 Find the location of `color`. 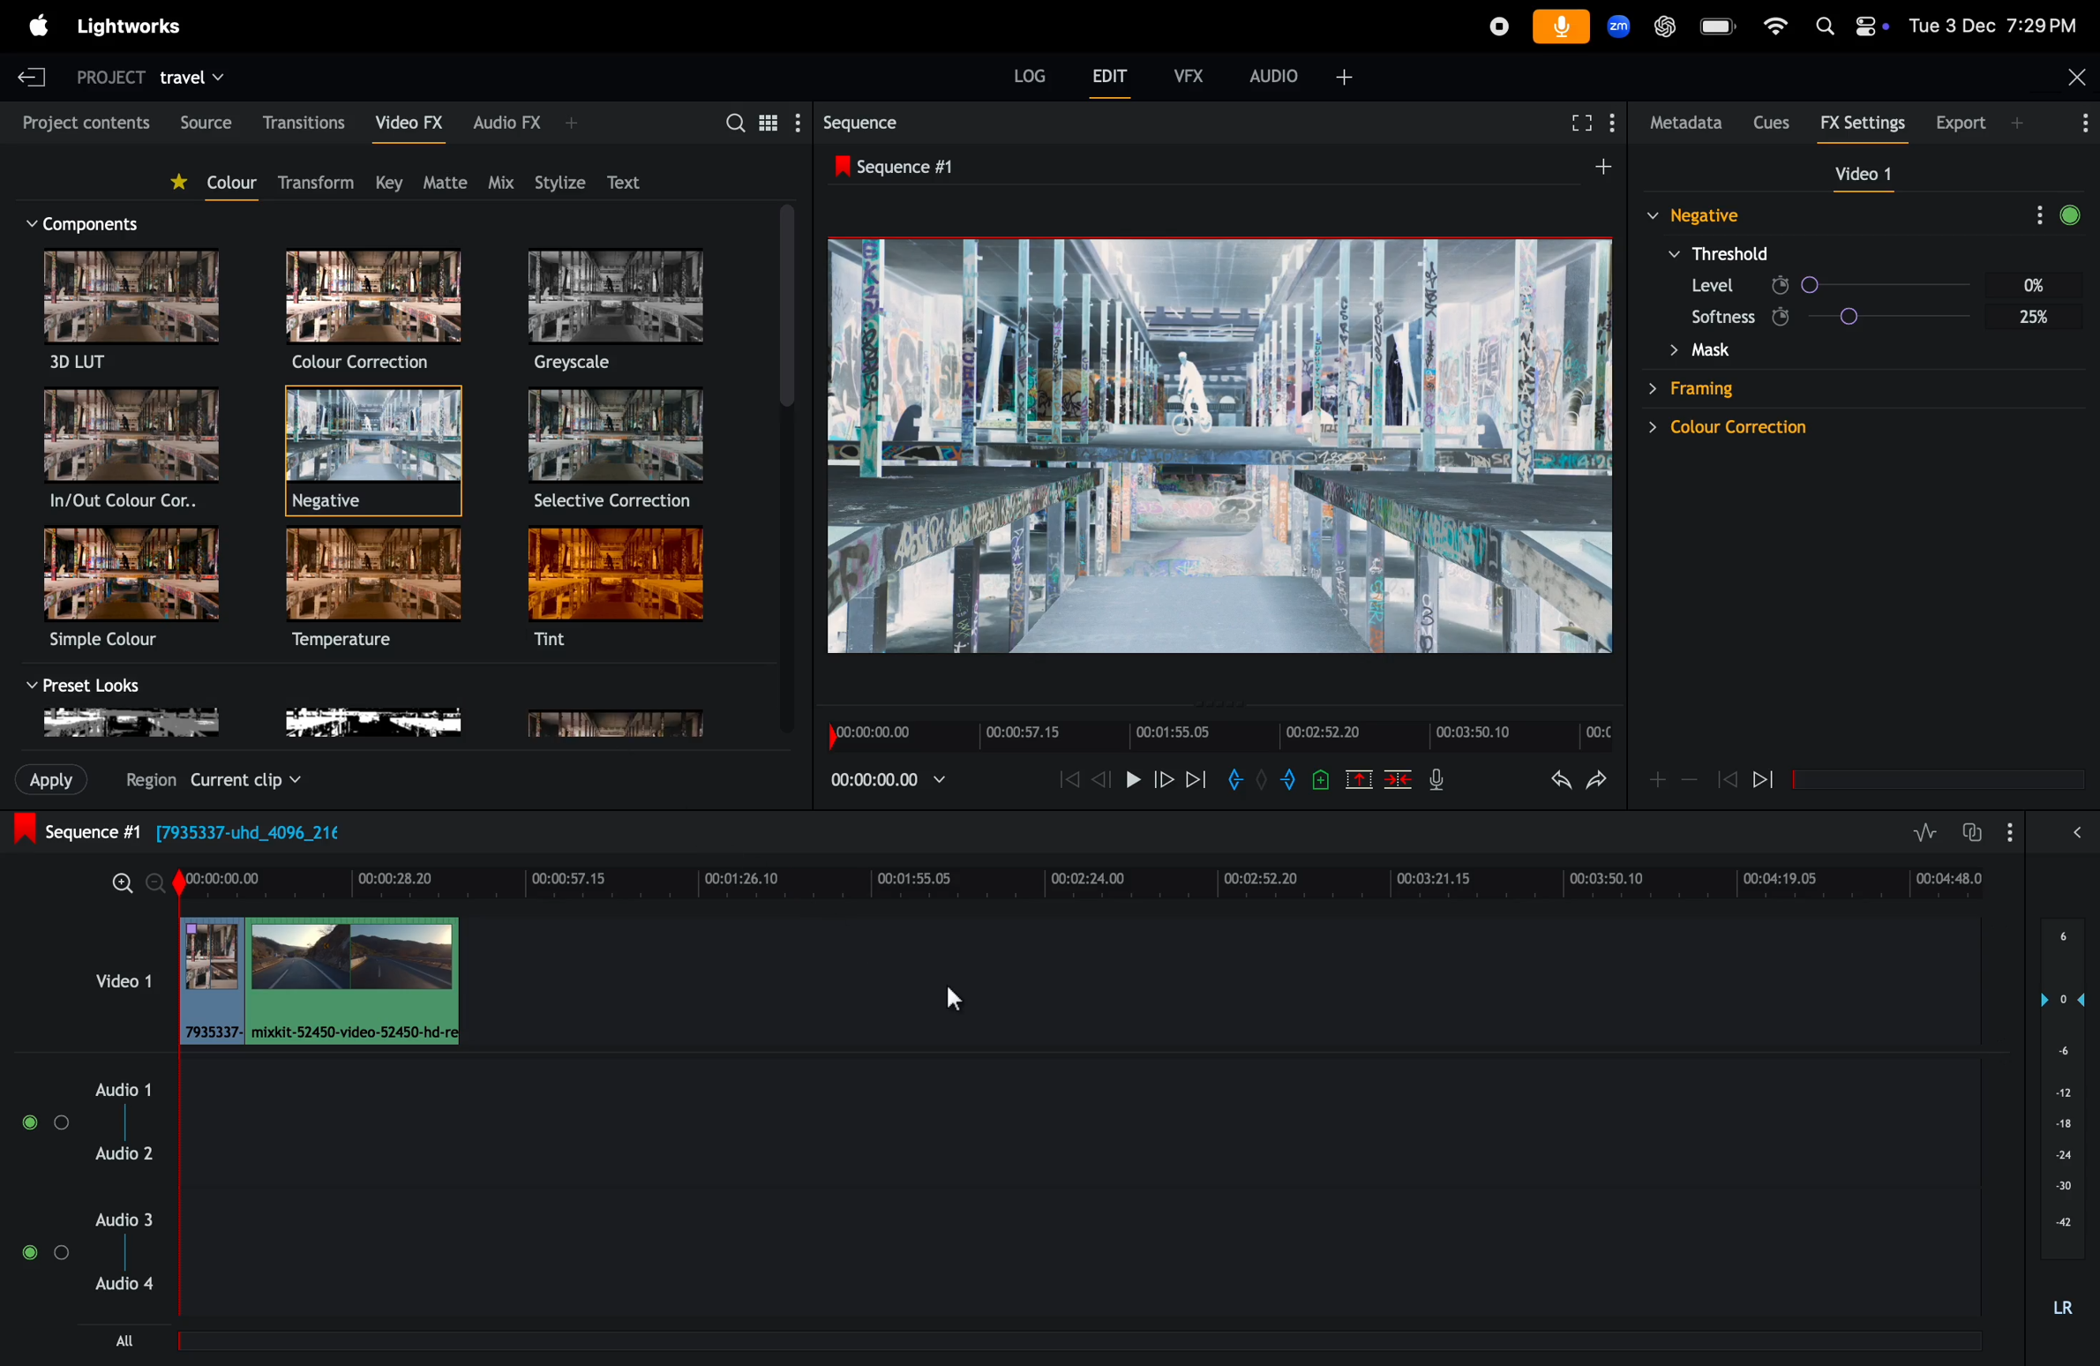

color is located at coordinates (220, 184).